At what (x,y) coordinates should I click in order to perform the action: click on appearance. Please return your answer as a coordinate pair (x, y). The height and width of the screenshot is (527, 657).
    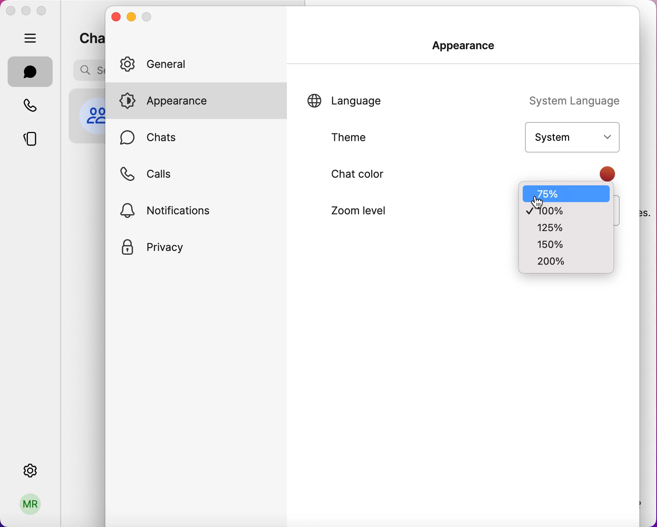
    Looking at the image, I should click on (200, 101).